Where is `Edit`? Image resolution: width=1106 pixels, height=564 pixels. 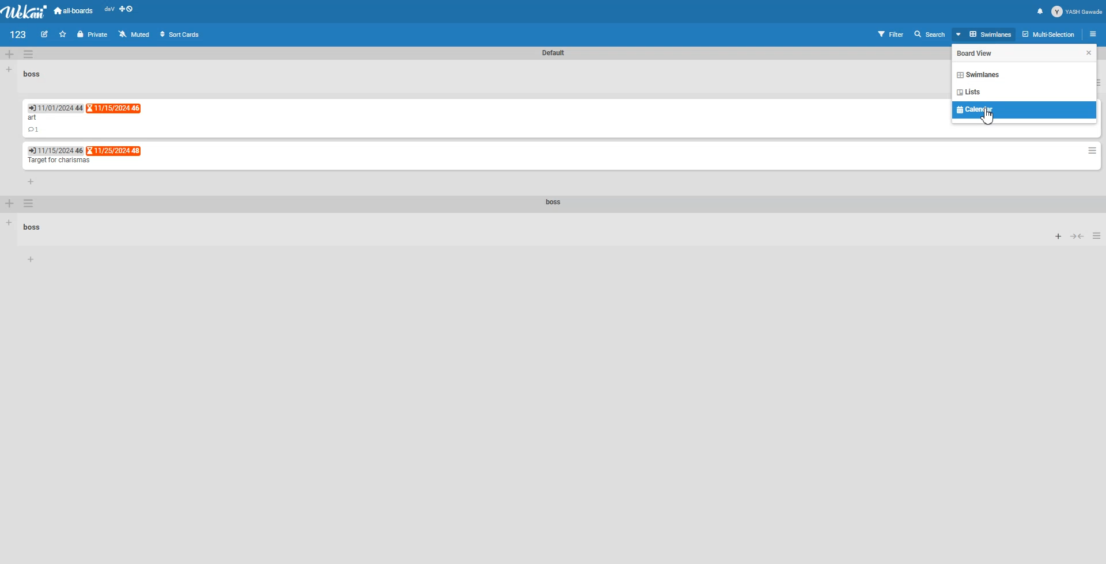
Edit is located at coordinates (46, 34).